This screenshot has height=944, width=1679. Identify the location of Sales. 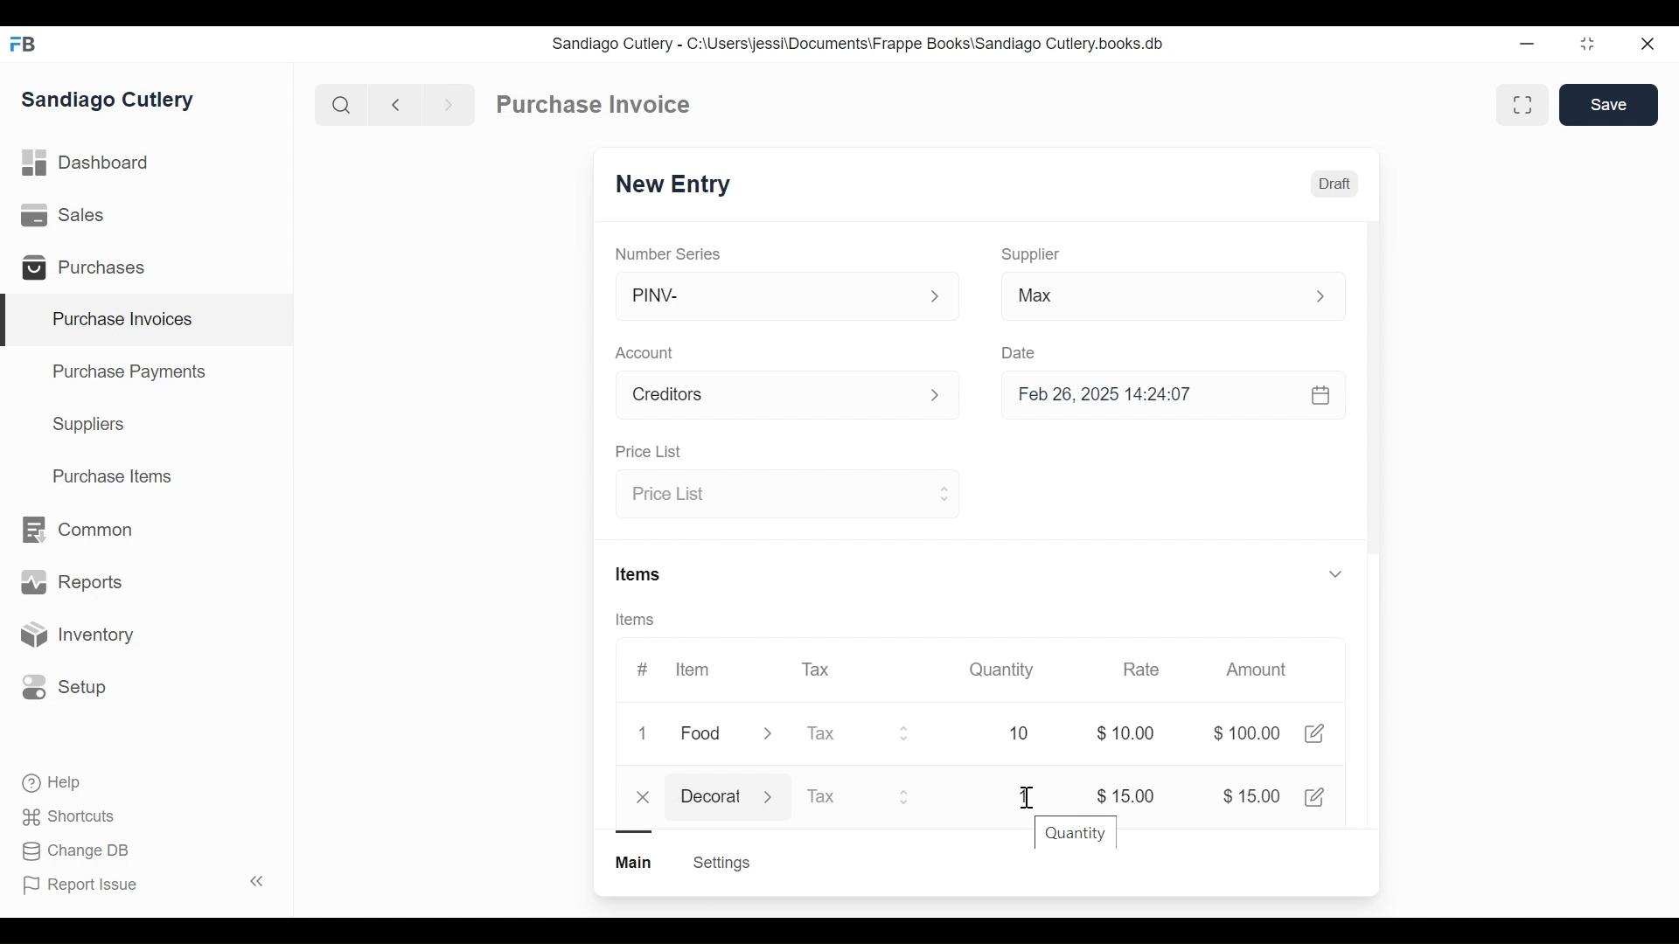
(66, 216).